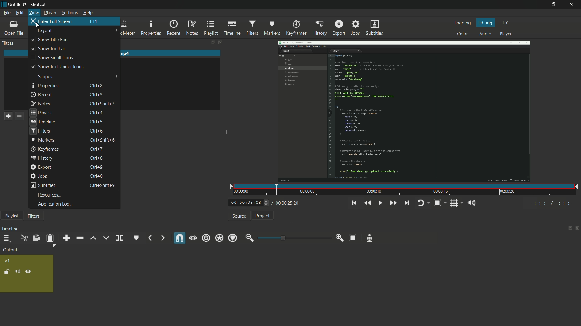  What do you see at coordinates (8, 261) in the screenshot?
I see `V1` at bounding box center [8, 261].